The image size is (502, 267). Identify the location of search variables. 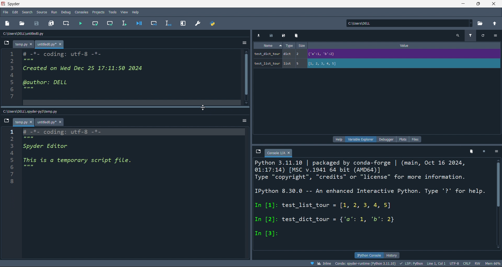
(458, 36).